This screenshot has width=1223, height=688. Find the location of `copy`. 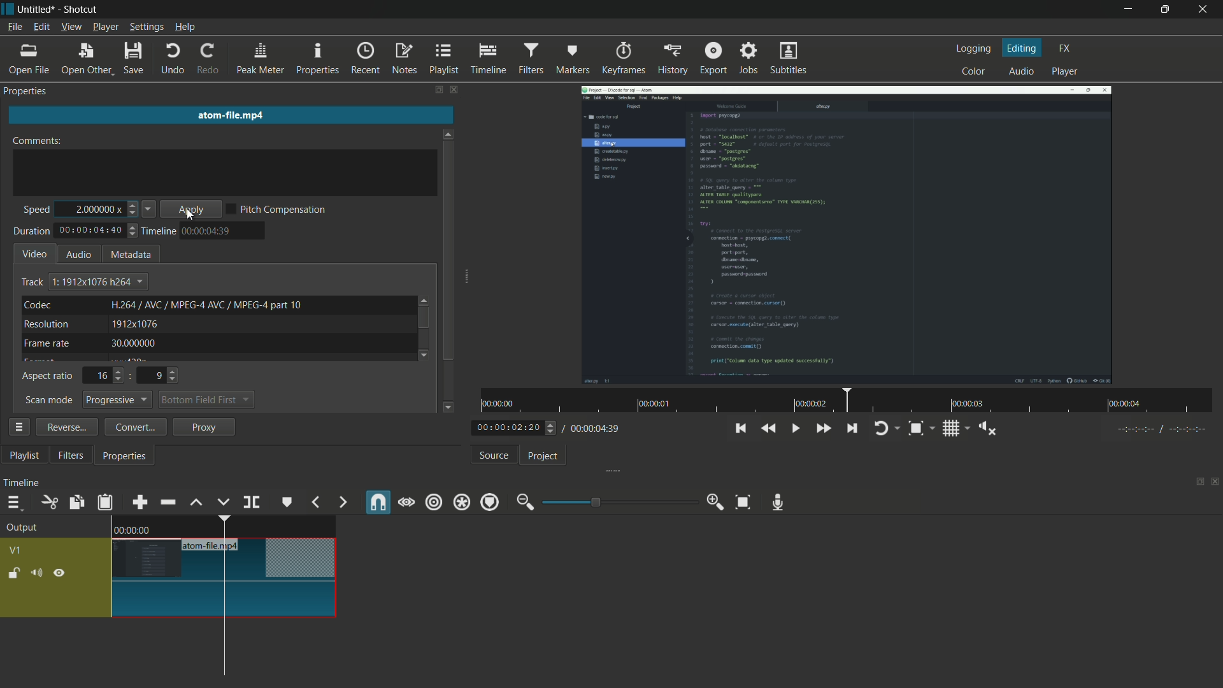

copy is located at coordinates (75, 502).